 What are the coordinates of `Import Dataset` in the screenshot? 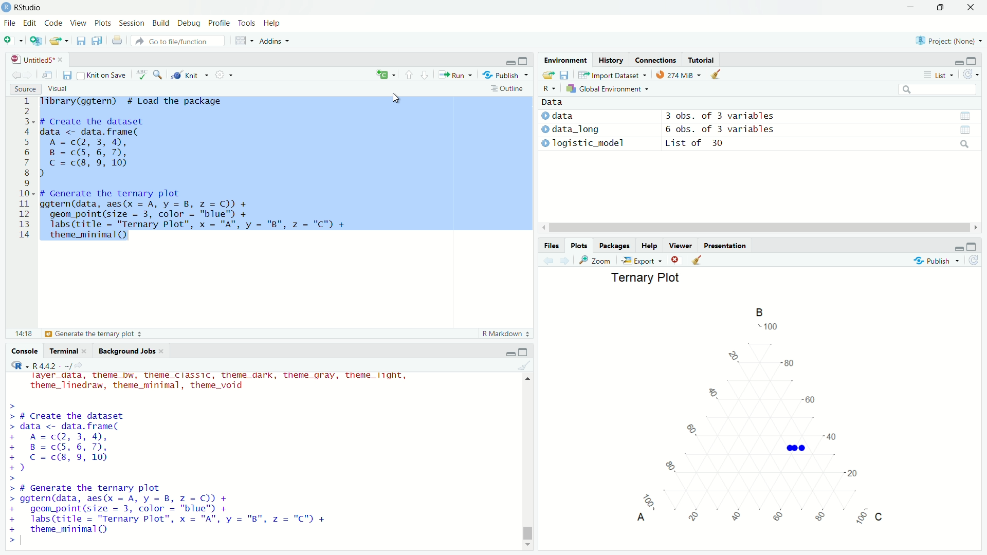 It's located at (610, 75).